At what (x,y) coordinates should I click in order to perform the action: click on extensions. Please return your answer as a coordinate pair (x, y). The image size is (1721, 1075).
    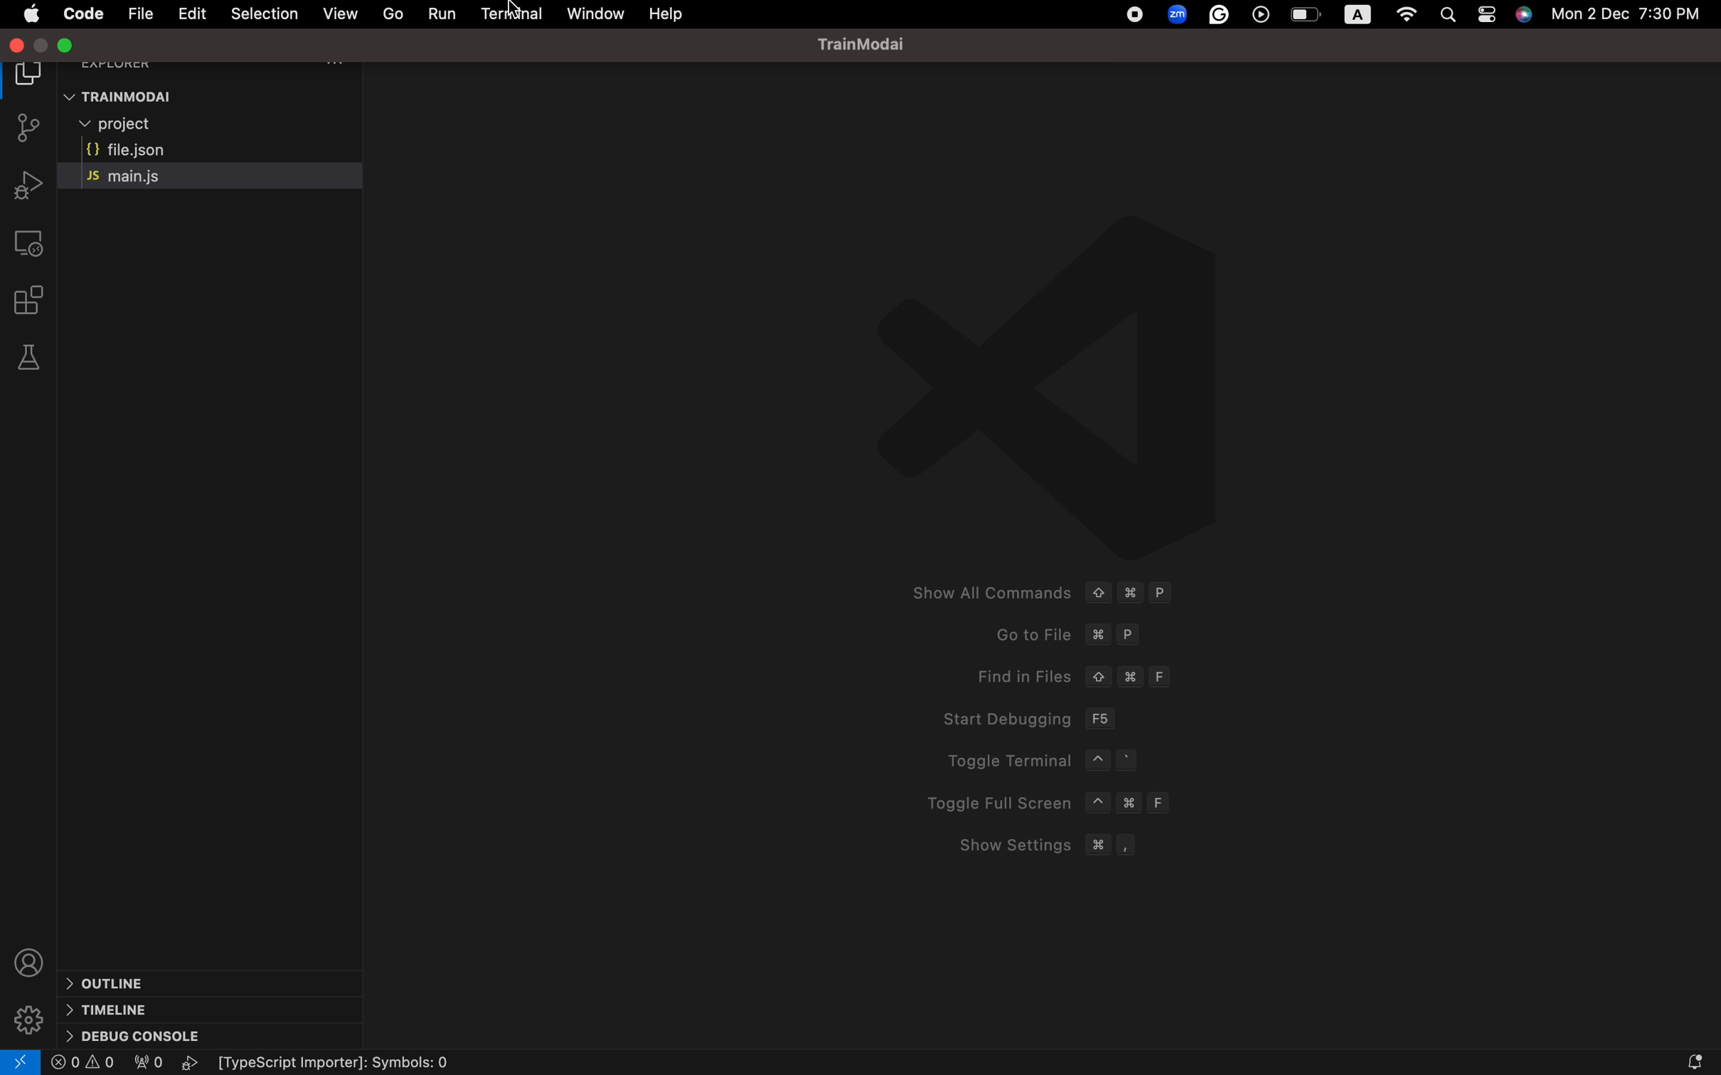
    Looking at the image, I should click on (35, 300).